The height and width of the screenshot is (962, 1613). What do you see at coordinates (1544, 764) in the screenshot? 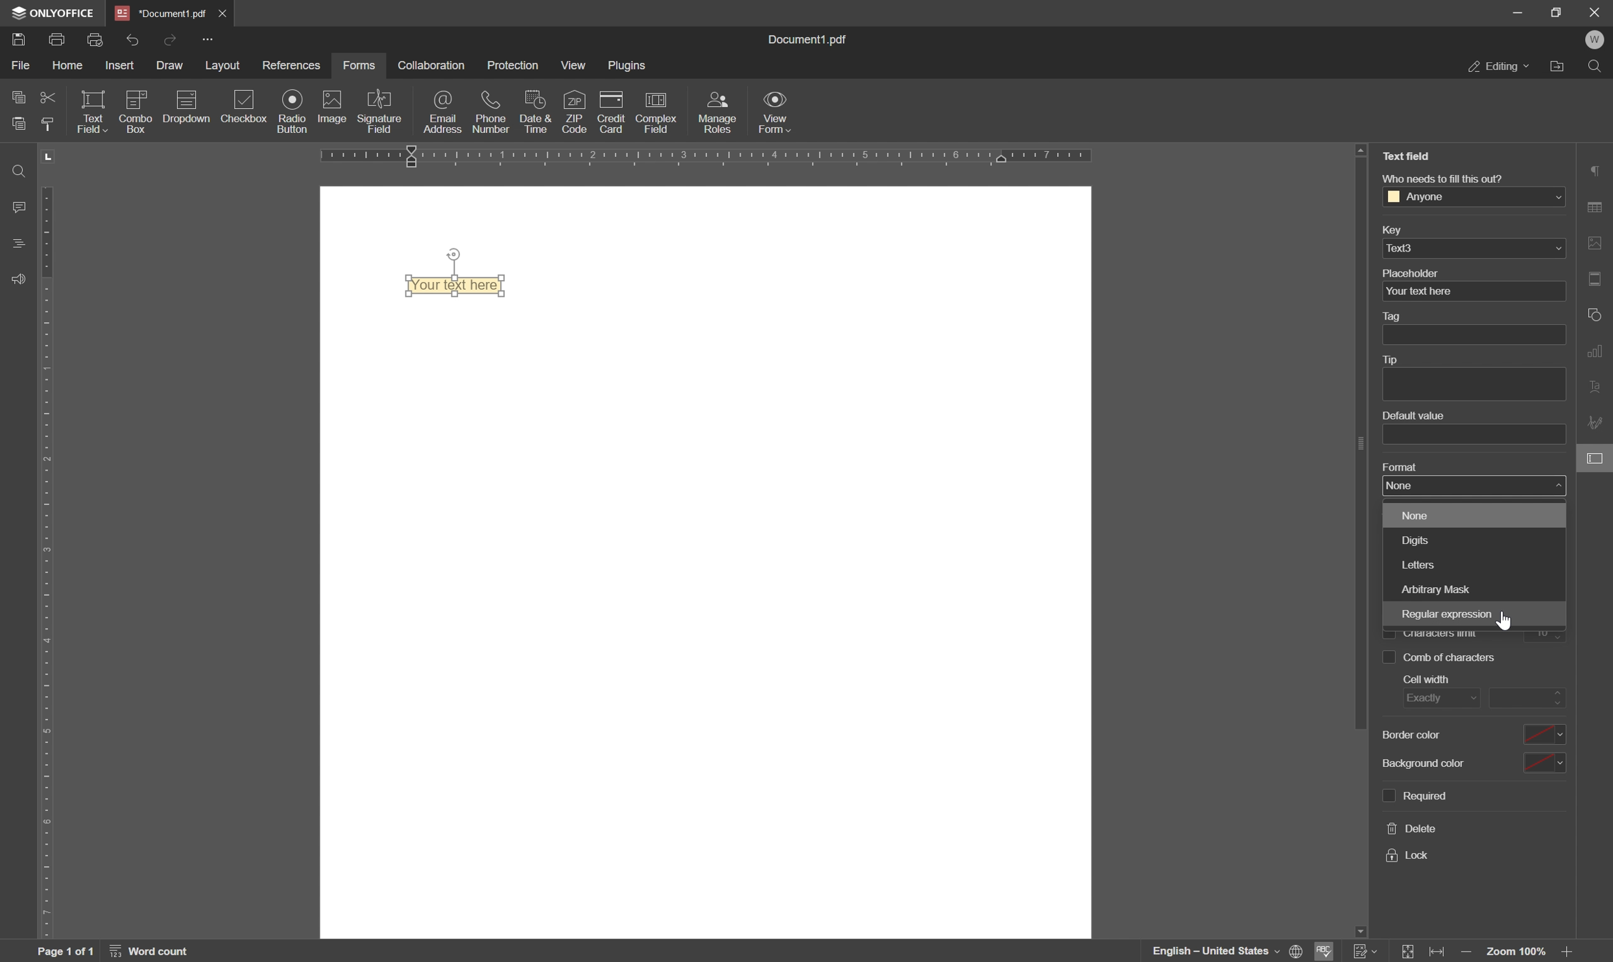
I see `select background color` at bounding box center [1544, 764].